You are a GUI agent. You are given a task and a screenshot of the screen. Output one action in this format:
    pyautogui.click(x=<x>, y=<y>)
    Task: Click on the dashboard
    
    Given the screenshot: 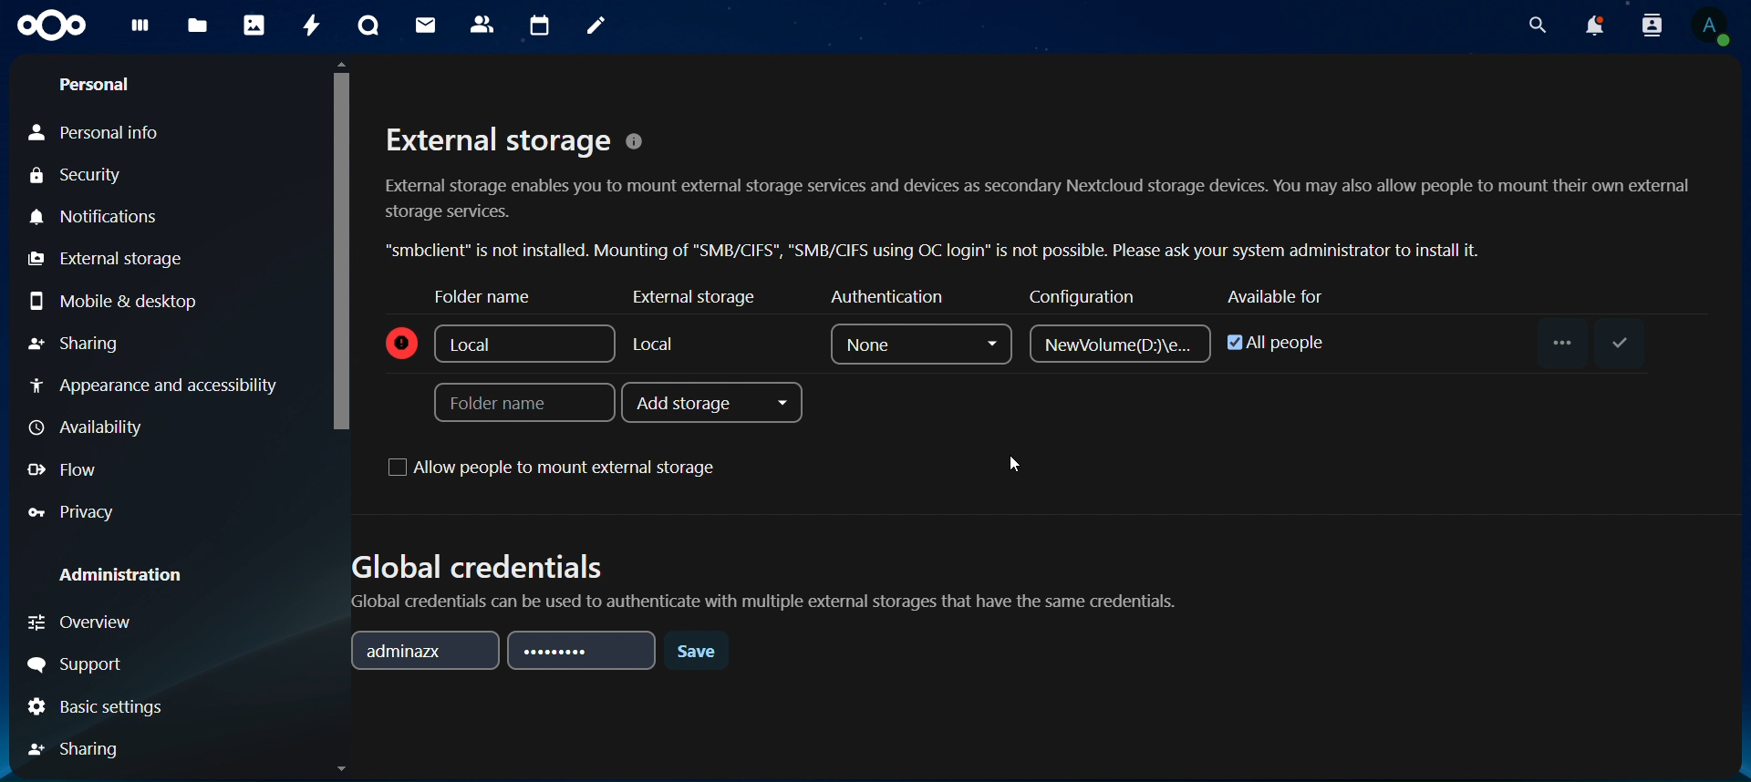 What is the action you would take?
    pyautogui.click(x=141, y=29)
    